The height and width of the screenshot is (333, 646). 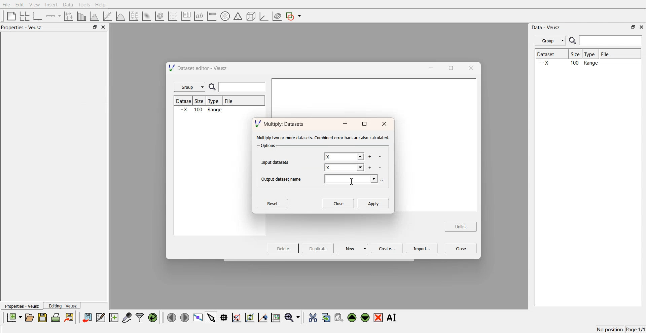 I want to click on paste the selected widgets, so click(x=338, y=317).